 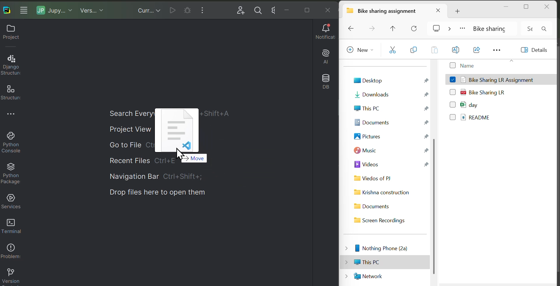 What do you see at coordinates (479, 50) in the screenshot?
I see `Open with` at bounding box center [479, 50].